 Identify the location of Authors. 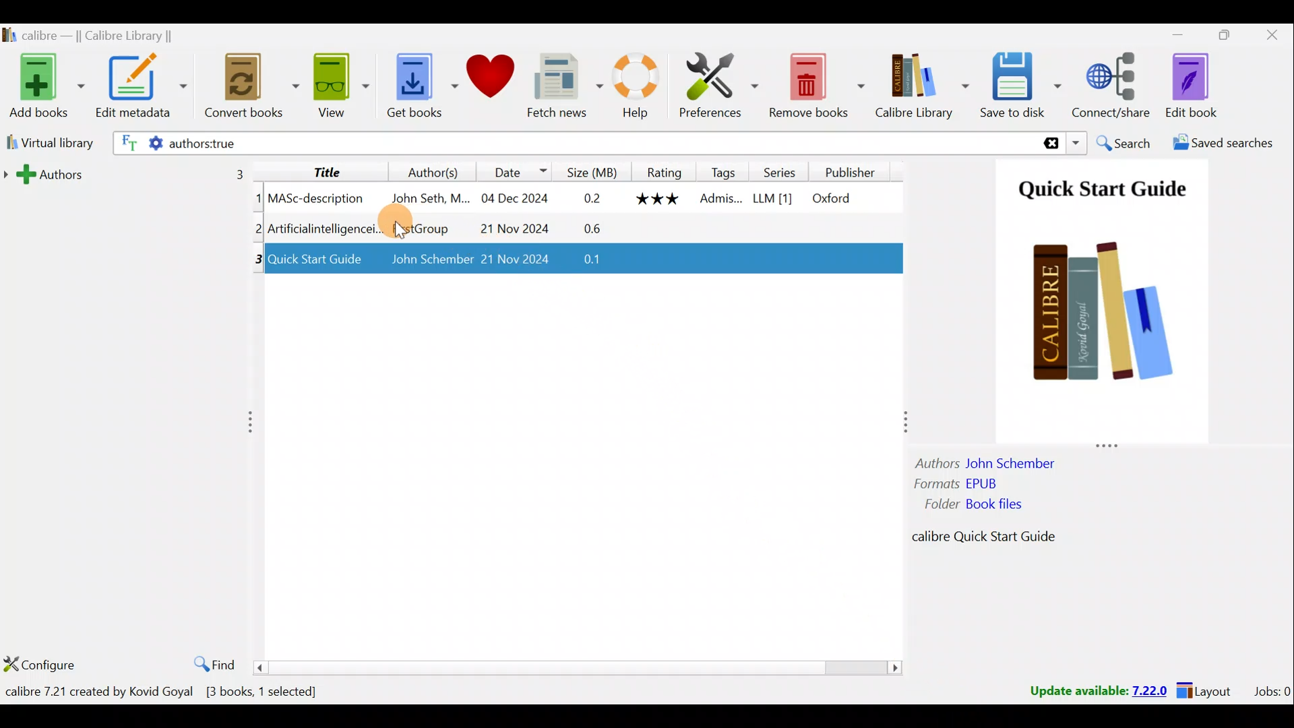
(133, 173).